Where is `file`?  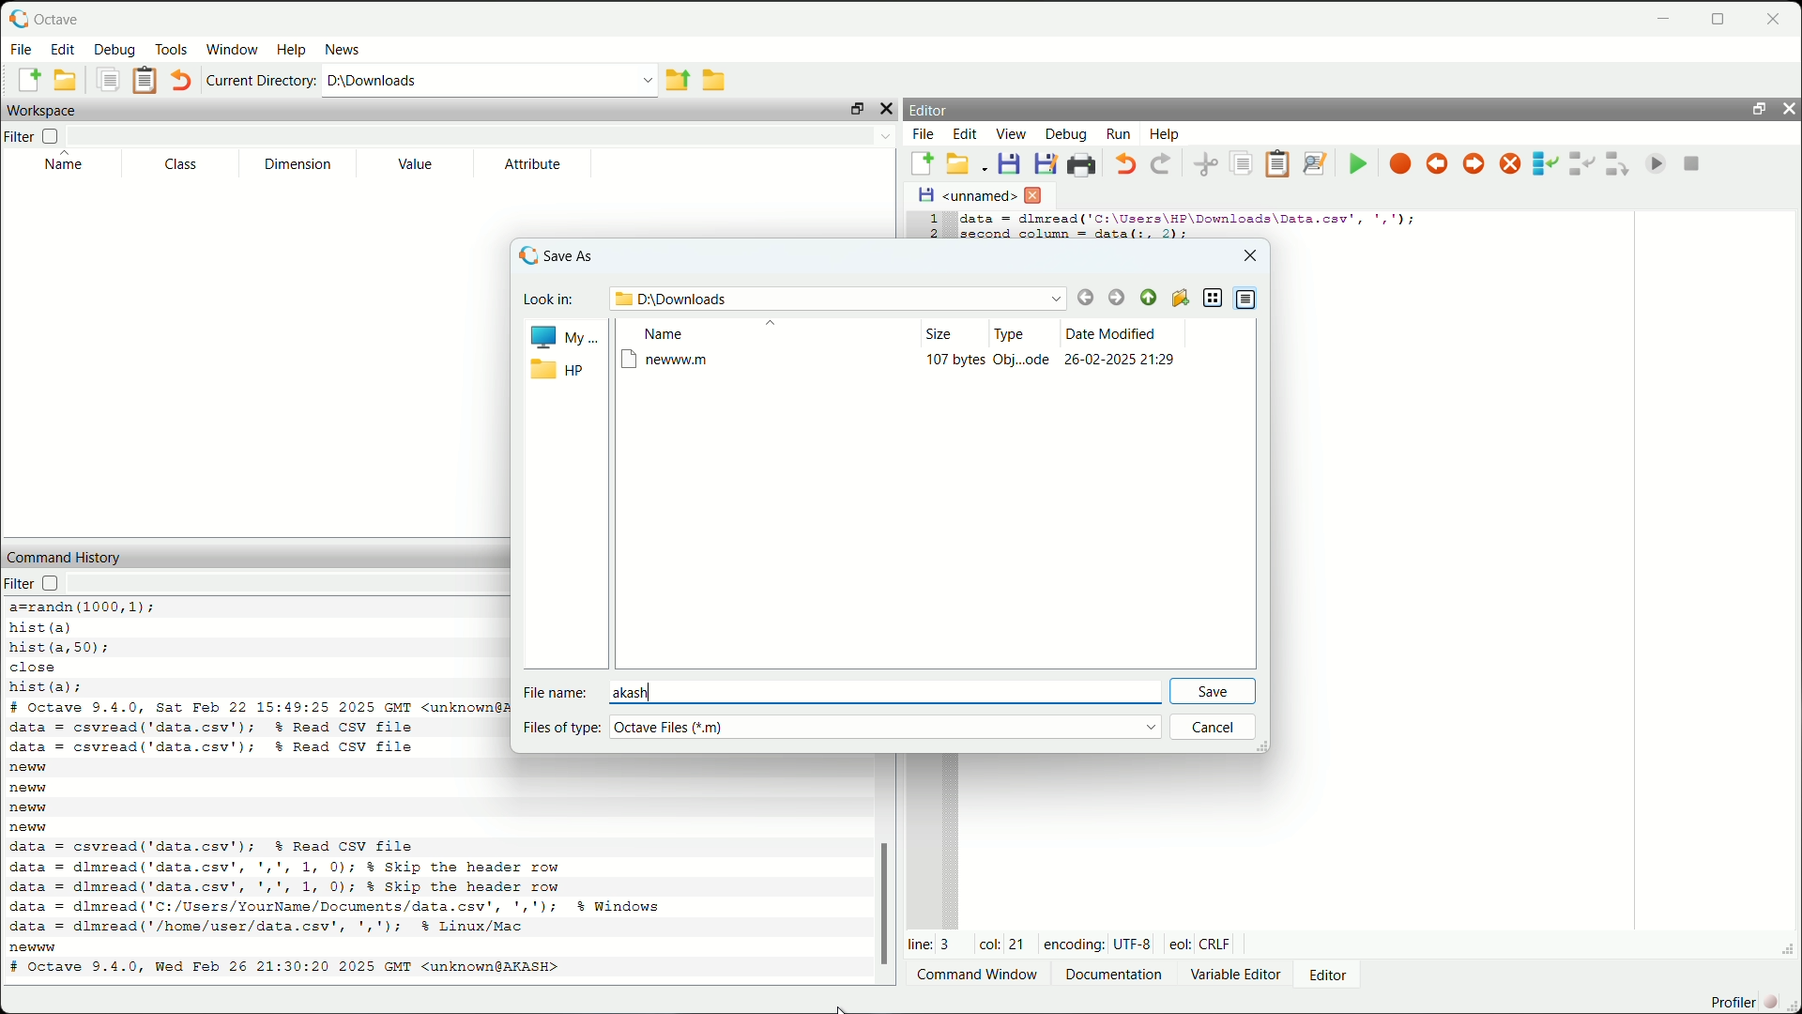
file is located at coordinates (21, 49).